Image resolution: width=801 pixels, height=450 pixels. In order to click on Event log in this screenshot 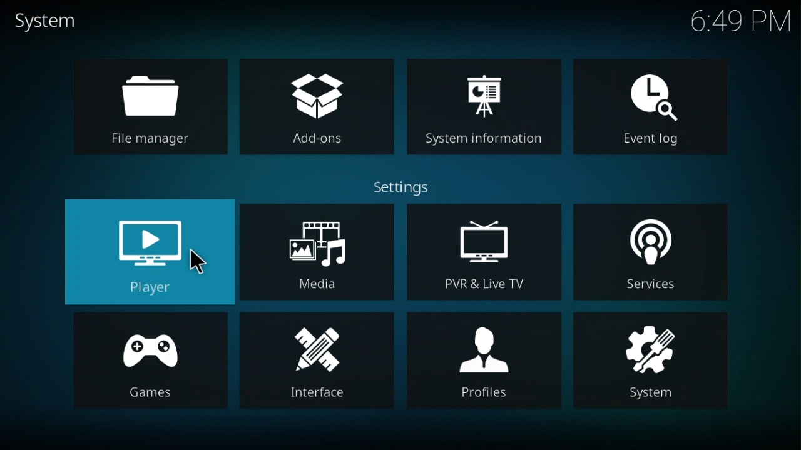, I will do `click(651, 107)`.